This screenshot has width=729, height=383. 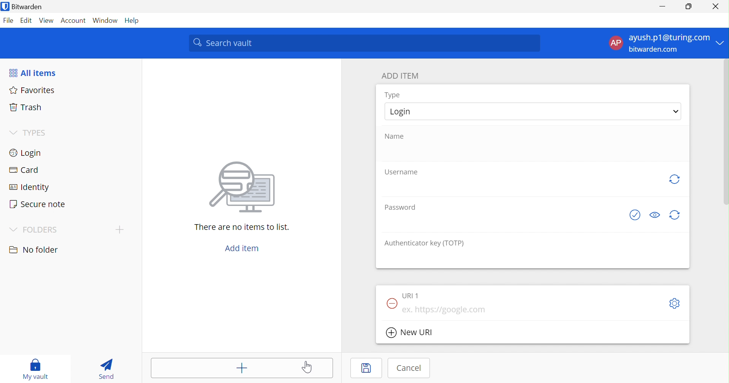 What do you see at coordinates (401, 112) in the screenshot?
I see `Login` at bounding box center [401, 112].